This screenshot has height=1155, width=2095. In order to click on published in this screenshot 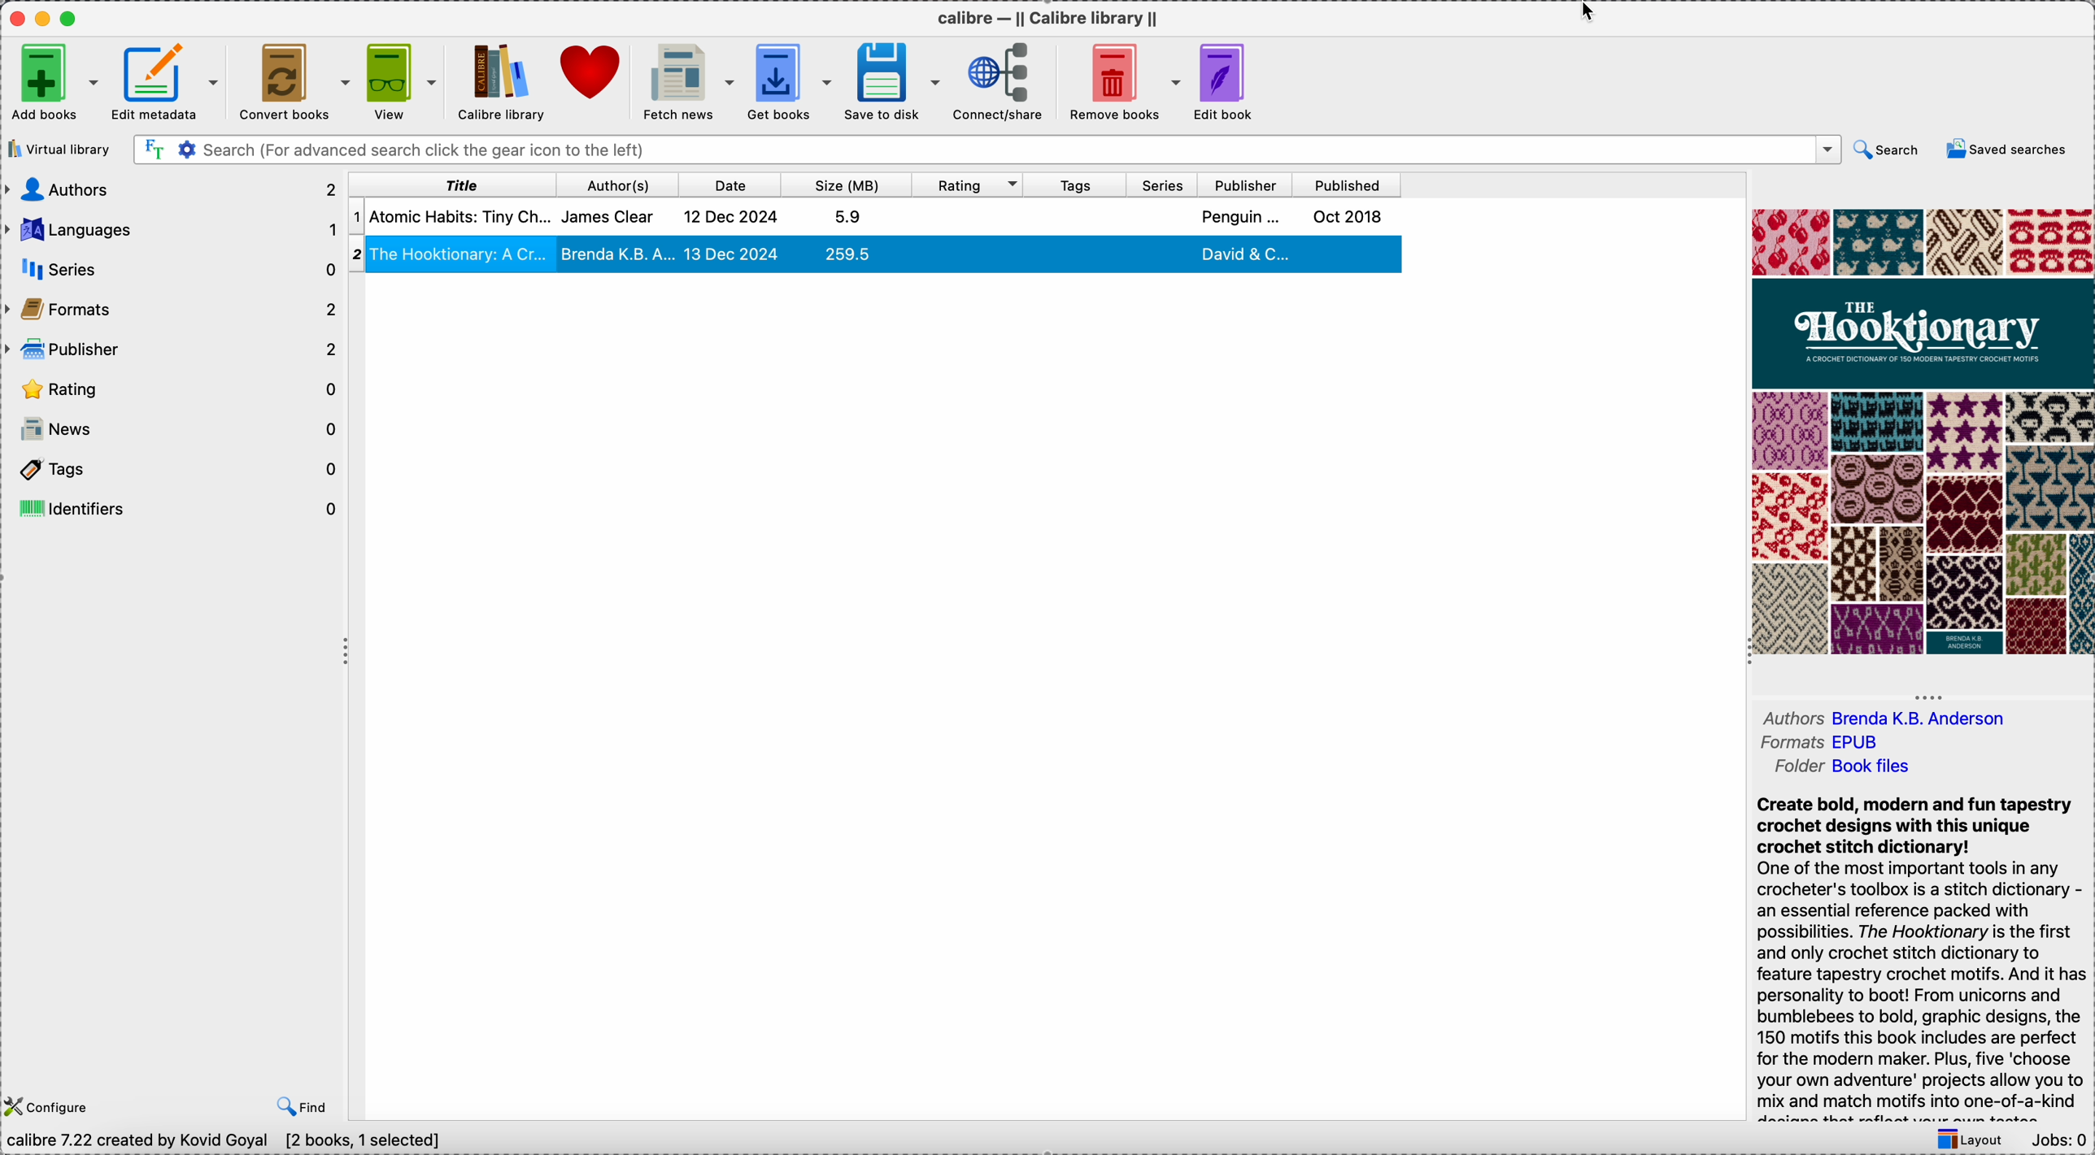, I will do `click(1344, 186)`.